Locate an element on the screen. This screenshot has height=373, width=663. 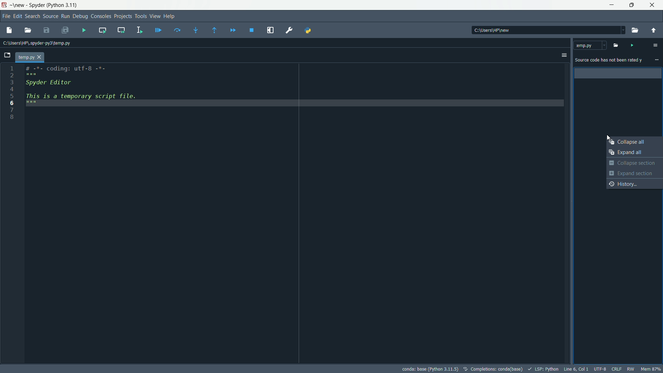
file eol status is located at coordinates (617, 369).